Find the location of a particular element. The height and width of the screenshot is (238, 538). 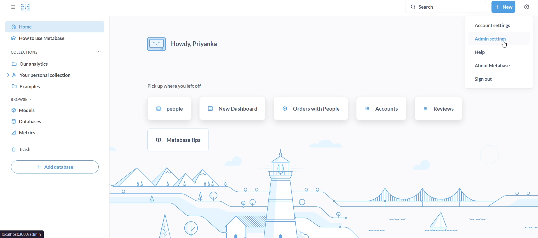

about metabase is located at coordinates (499, 66).